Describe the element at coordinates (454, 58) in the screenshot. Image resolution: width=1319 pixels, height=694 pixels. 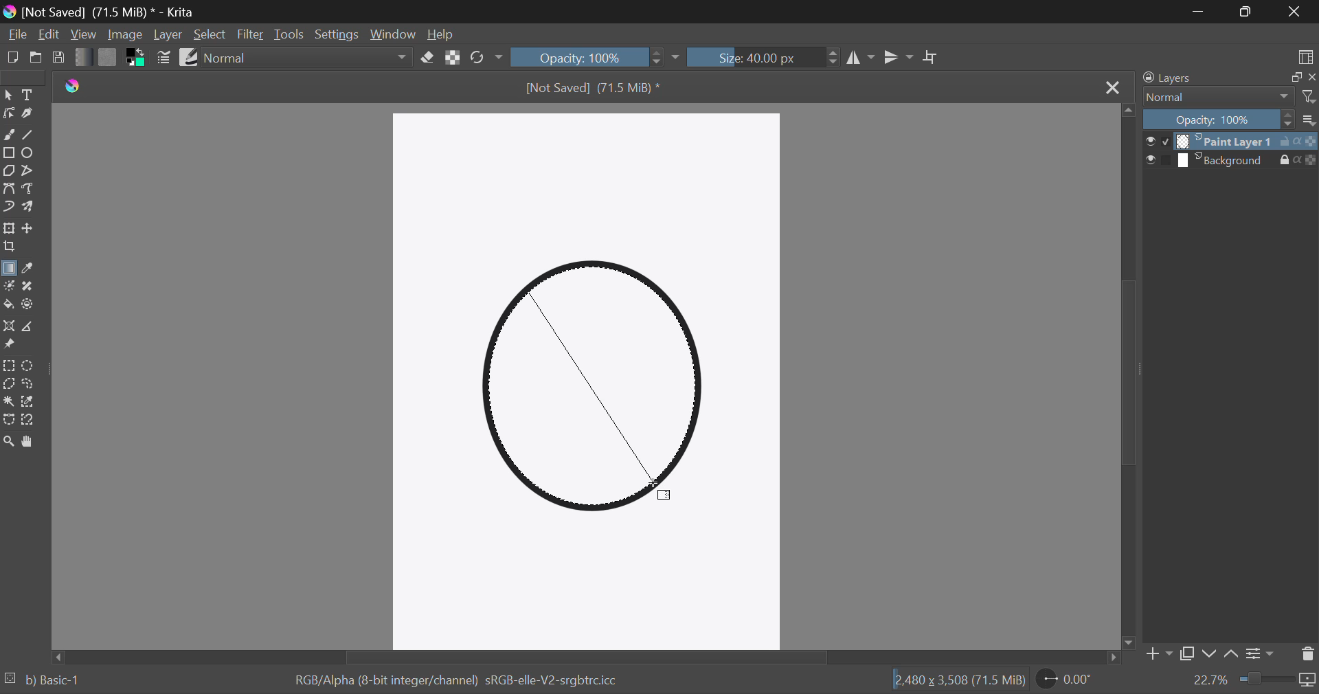
I see `Lock Alpha` at that location.